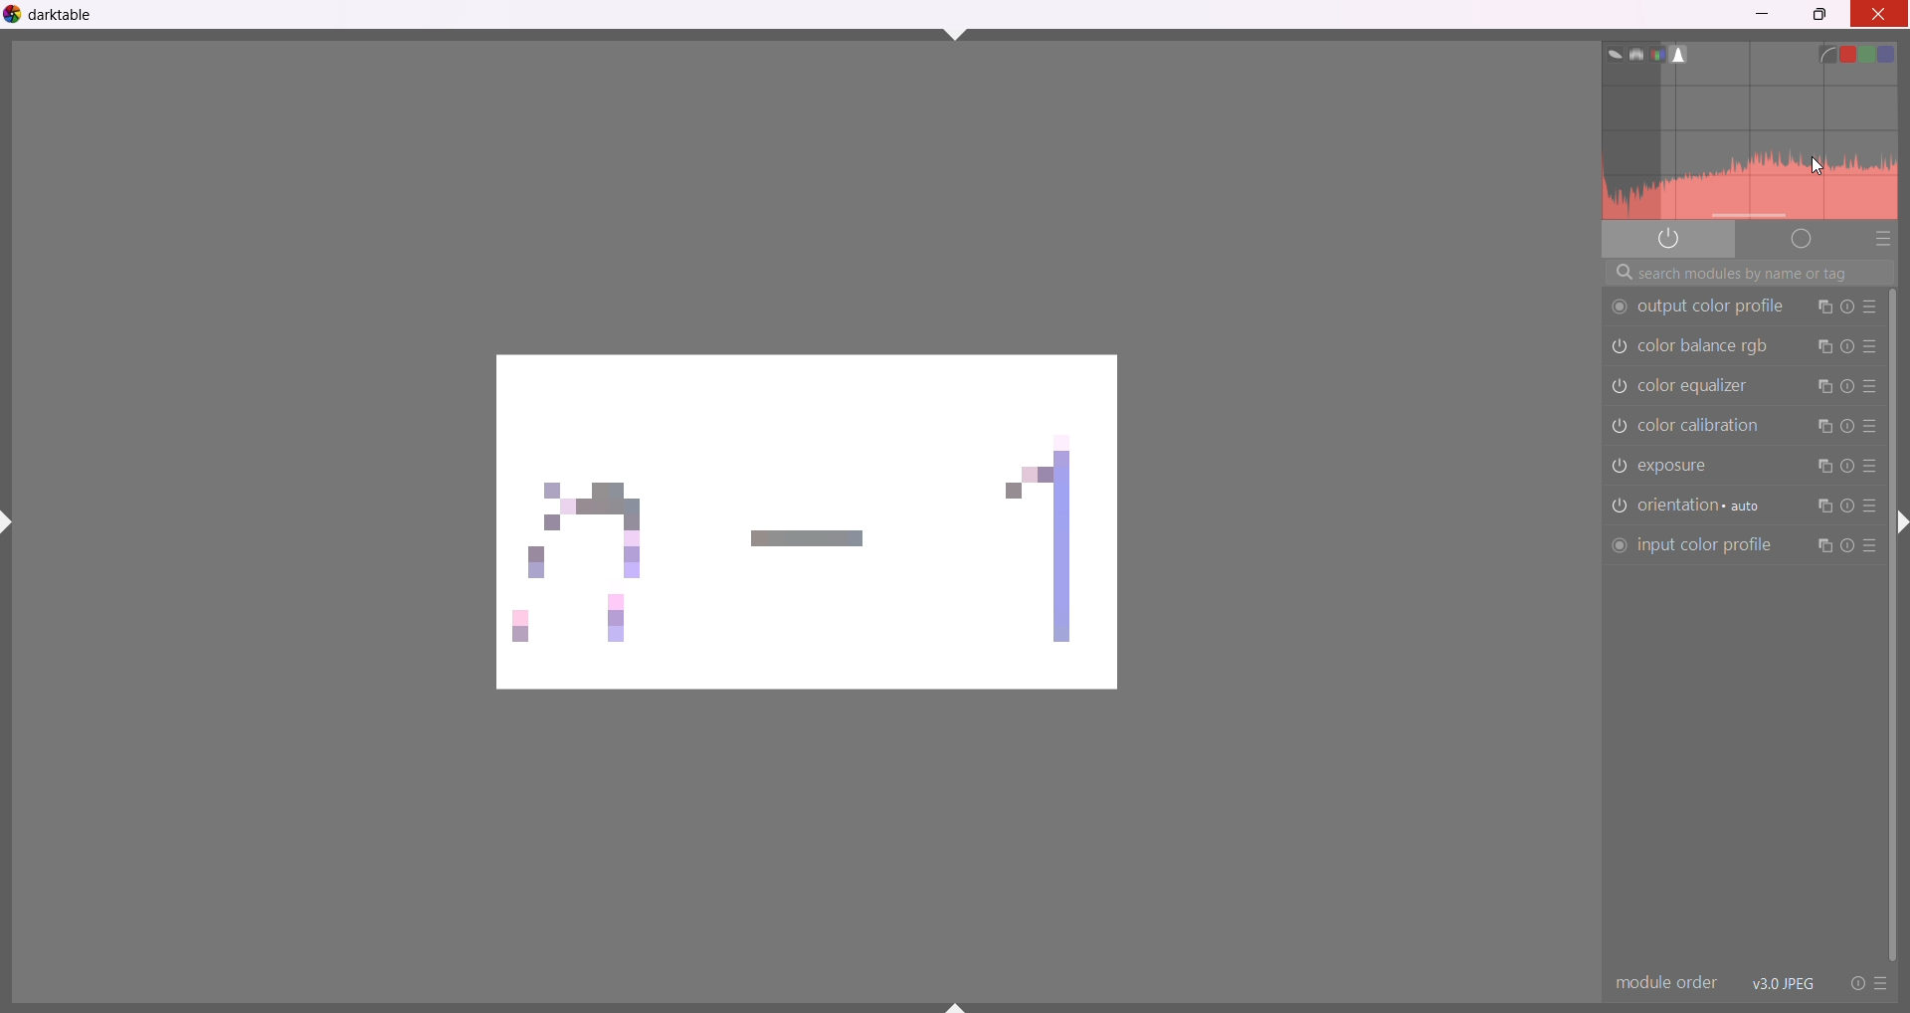 This screenshot has width=1910, height=1013. I want to click on search, so click(1747, 274).